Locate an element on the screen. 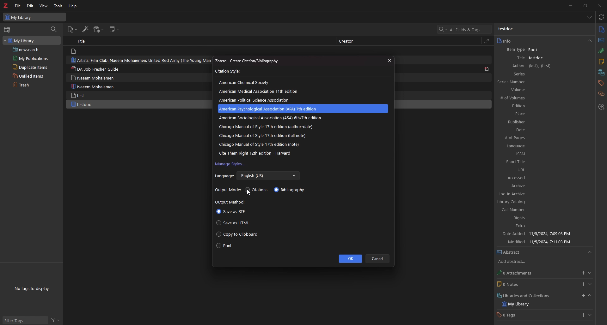 The image size is (607, 325). Edition is located at coordinates (540, 106).